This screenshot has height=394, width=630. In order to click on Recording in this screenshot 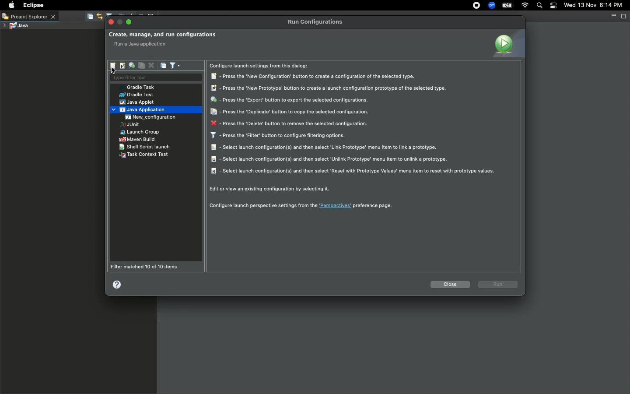, I will do `click(476, 5)`.